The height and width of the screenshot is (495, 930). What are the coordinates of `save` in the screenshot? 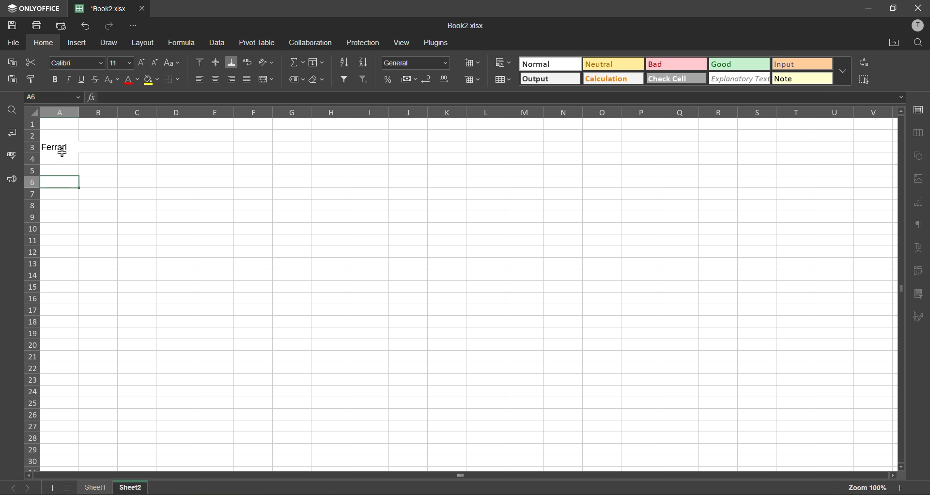 It's located at (10, 25).